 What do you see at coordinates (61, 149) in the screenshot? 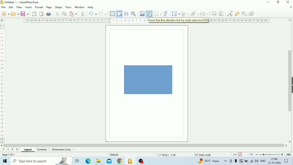
I see `Dimension Lines` at bounding box center [61, 149].